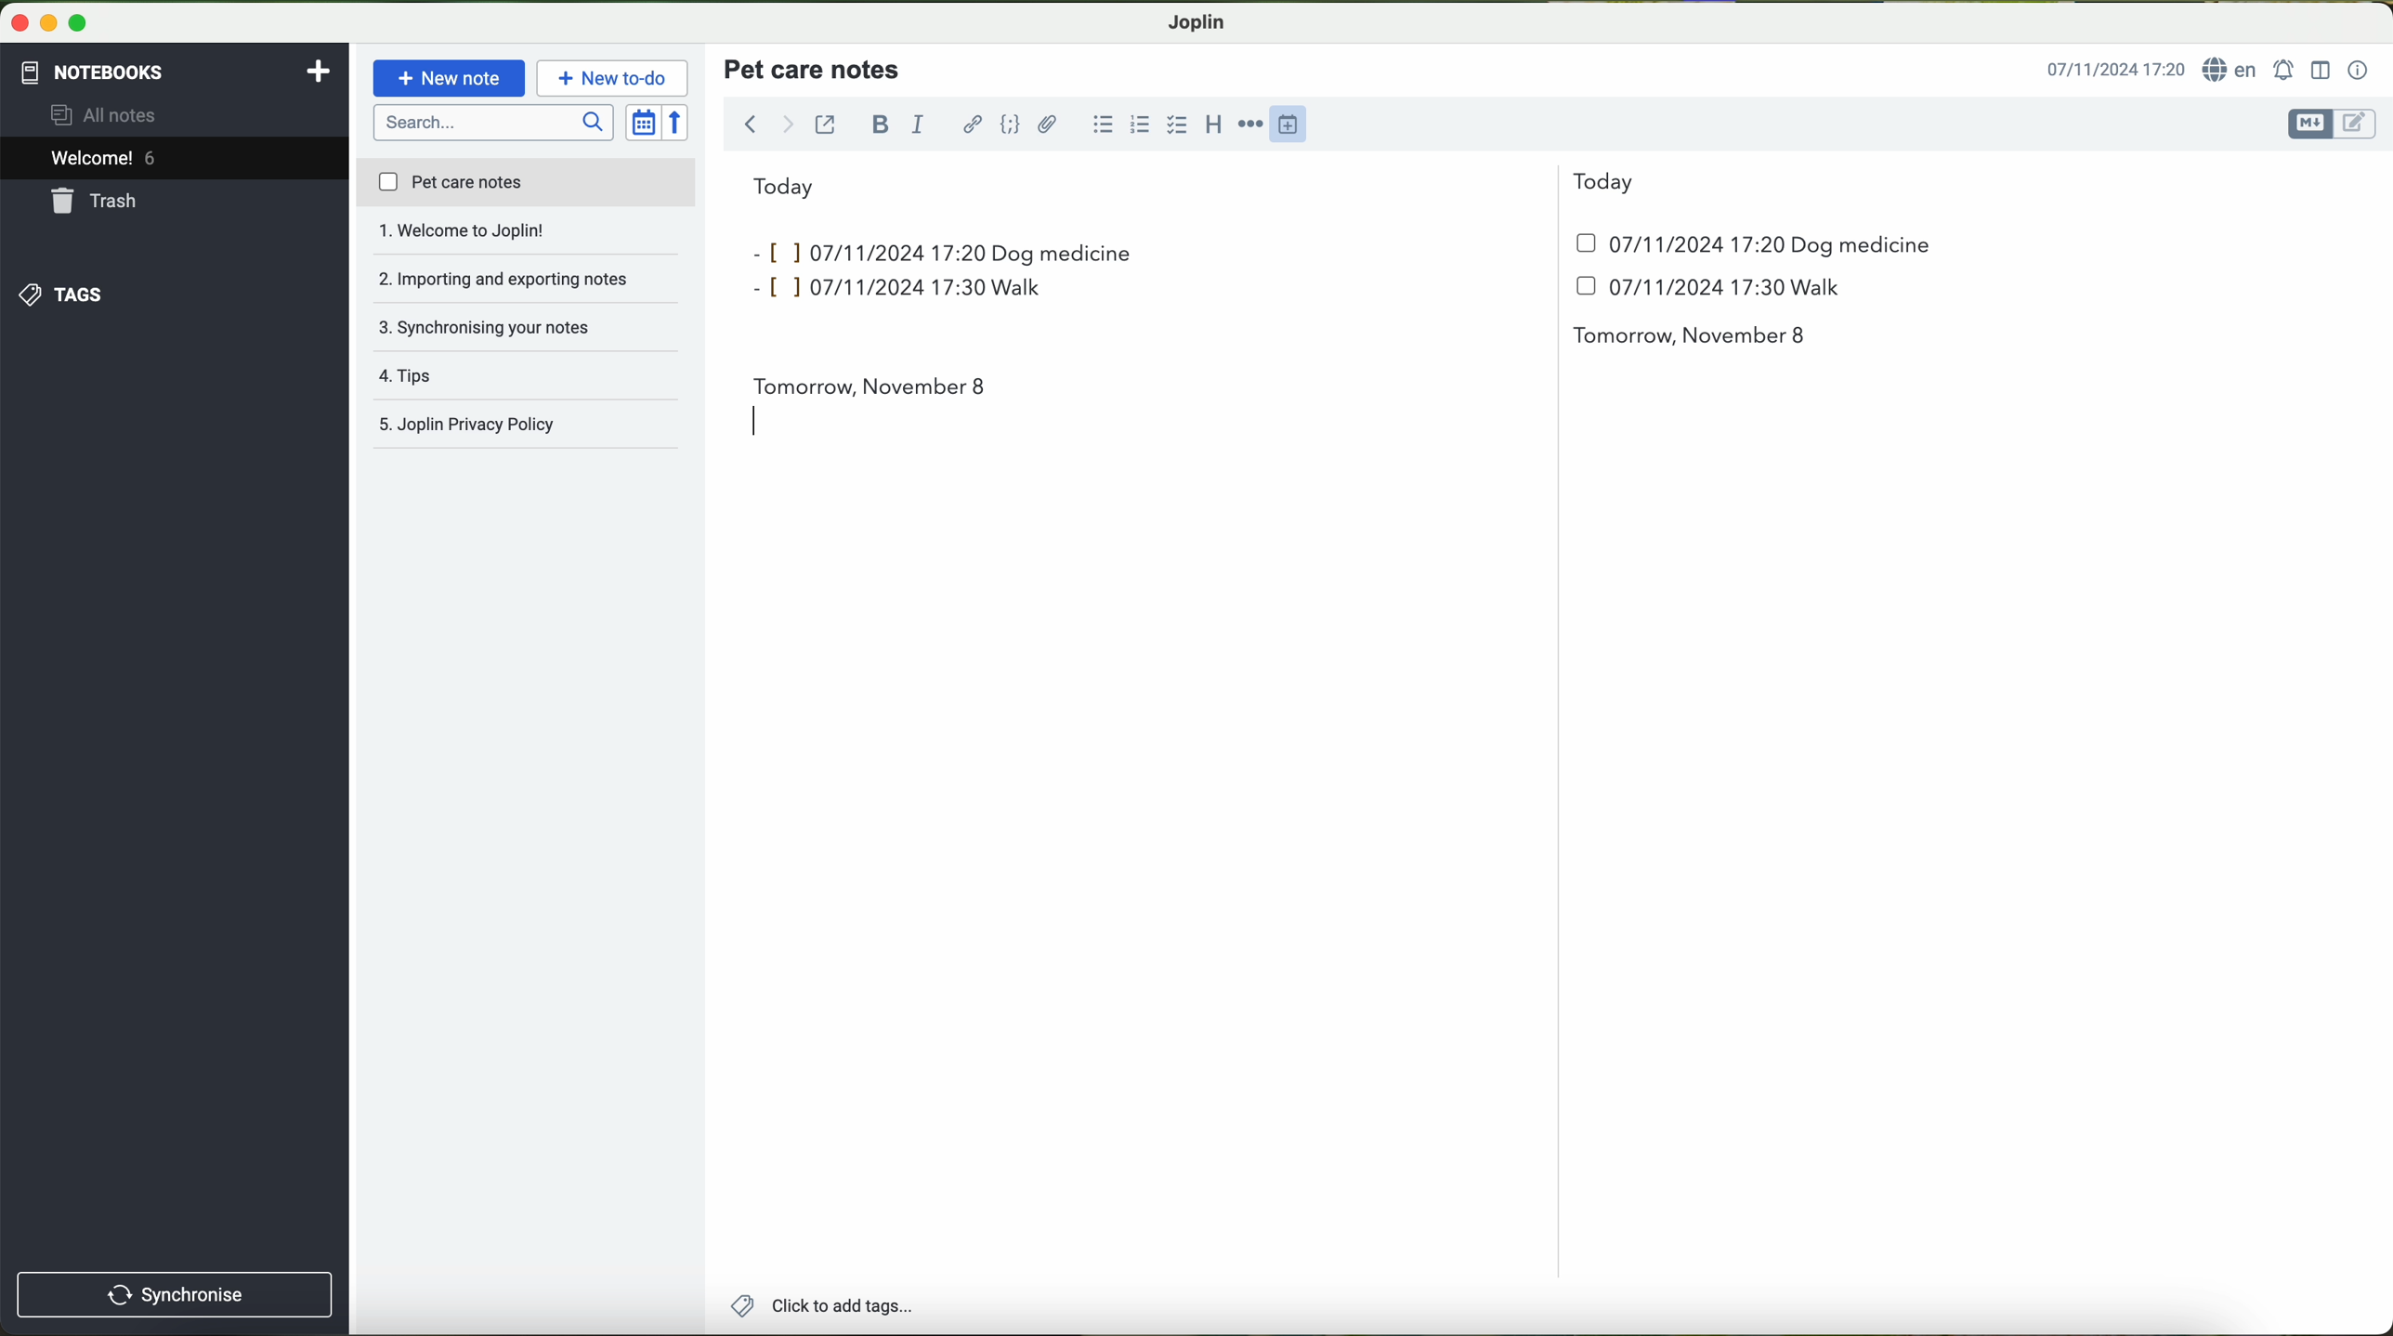 The width and height of the screenshot is (2393, 1336). What do you see at coordinates (59, 295) in the screenshot?
I see `tags` at bounding box center [59, 295].